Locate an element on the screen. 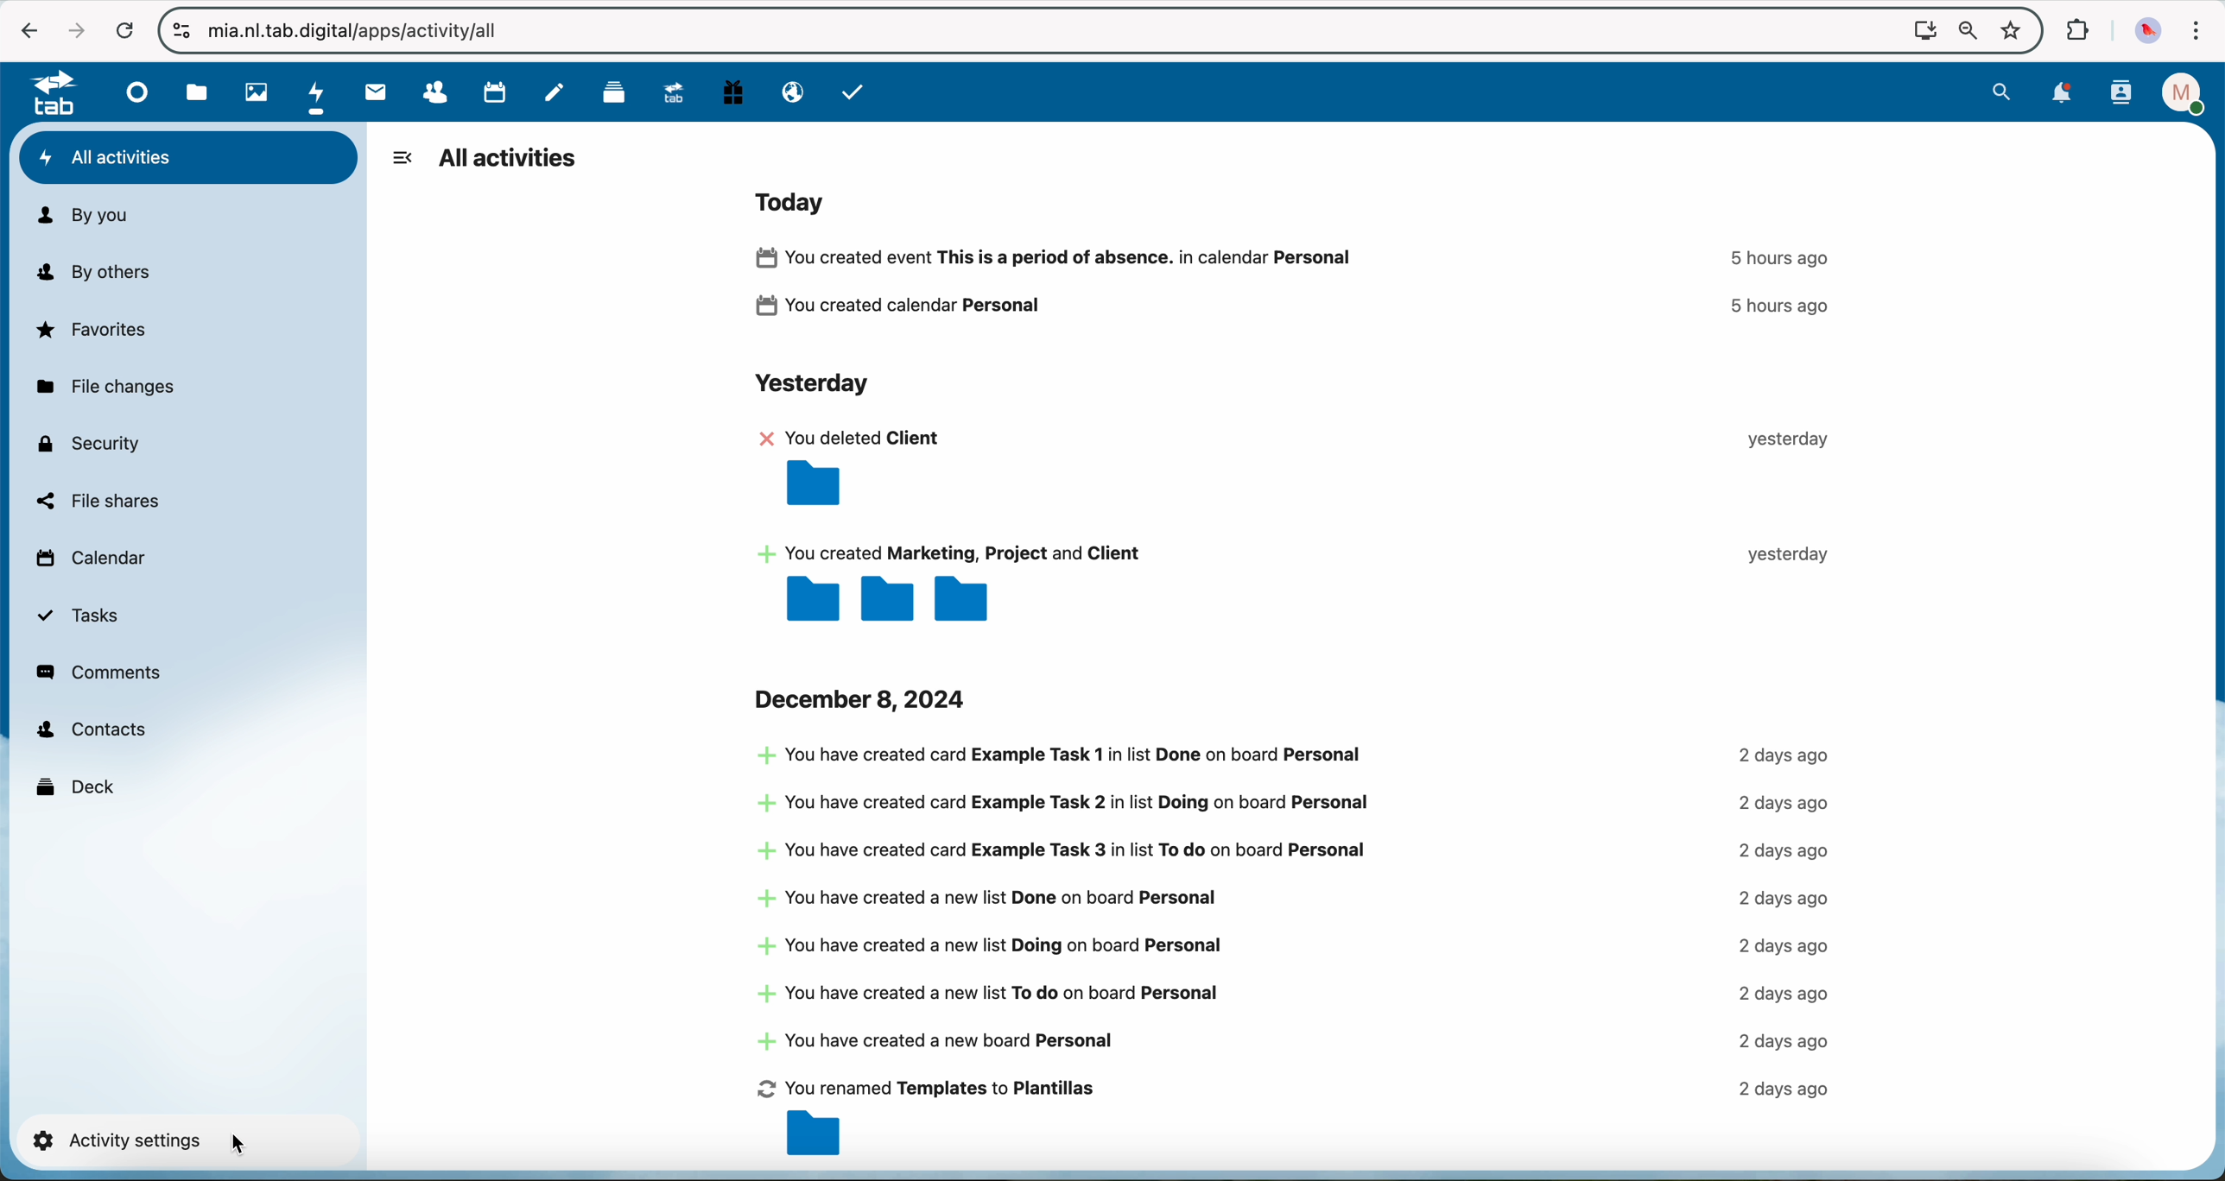 This screenshot has height=1181, width=2225. tasks is located at coordinates (853, 92).